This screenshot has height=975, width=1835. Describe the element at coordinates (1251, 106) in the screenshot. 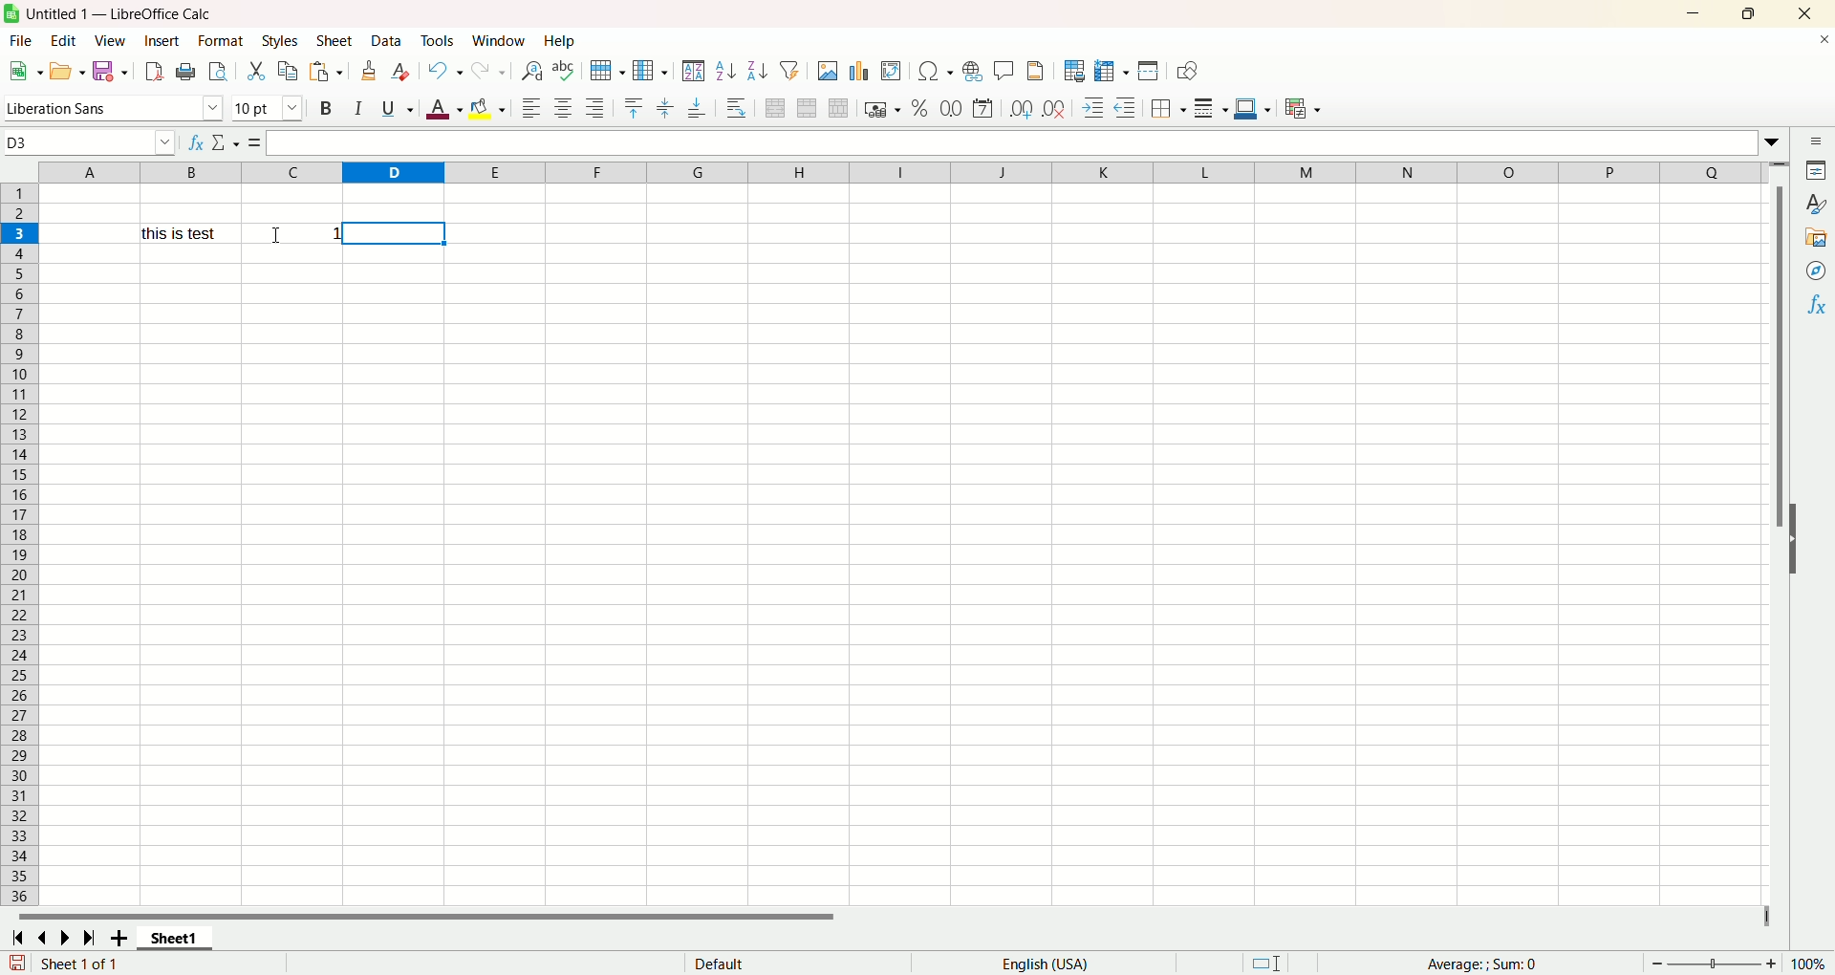

I see `border color` at that location.